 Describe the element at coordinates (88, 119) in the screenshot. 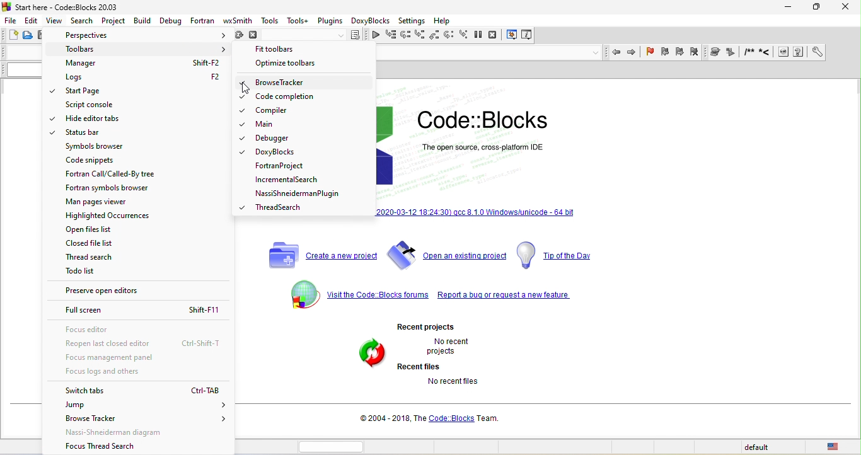

I see `hide editor tabs` at that location.